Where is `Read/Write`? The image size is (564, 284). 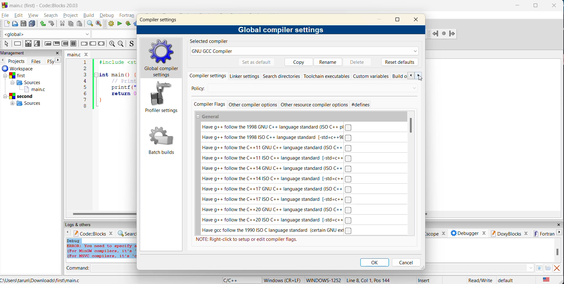 Read/Write is located at coordinates (480, 280).